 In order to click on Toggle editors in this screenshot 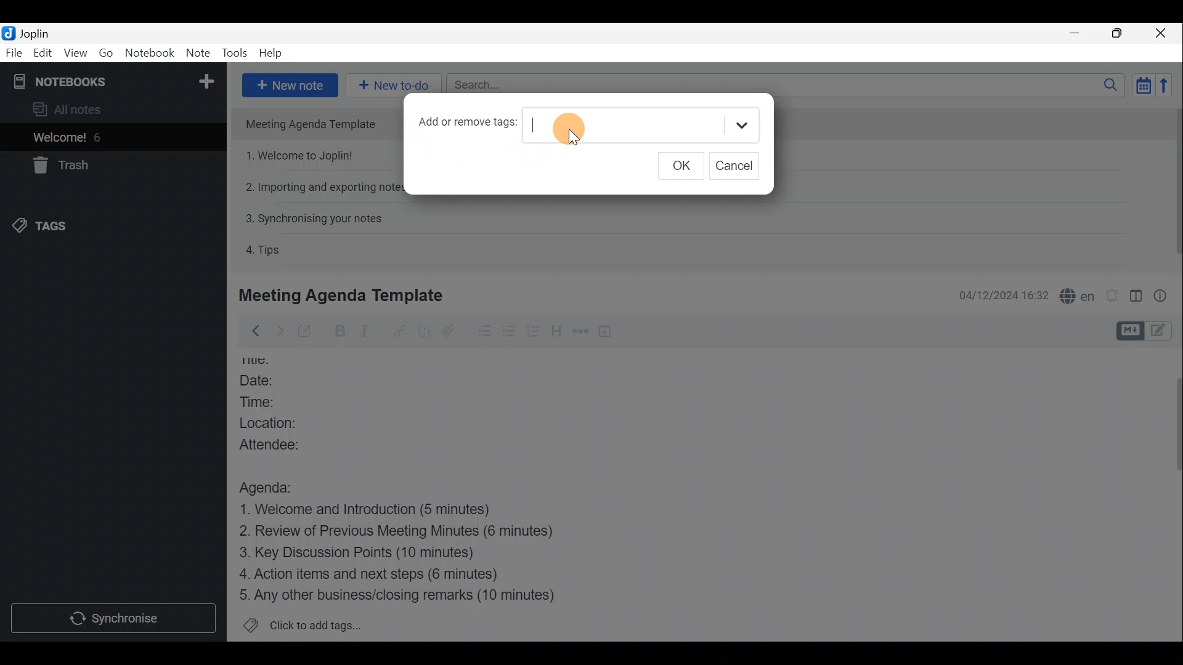, I will do `click(1161, 332)`.